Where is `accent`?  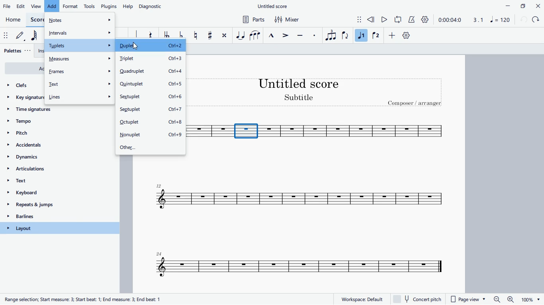 accent is located at coordinates (286, 36).